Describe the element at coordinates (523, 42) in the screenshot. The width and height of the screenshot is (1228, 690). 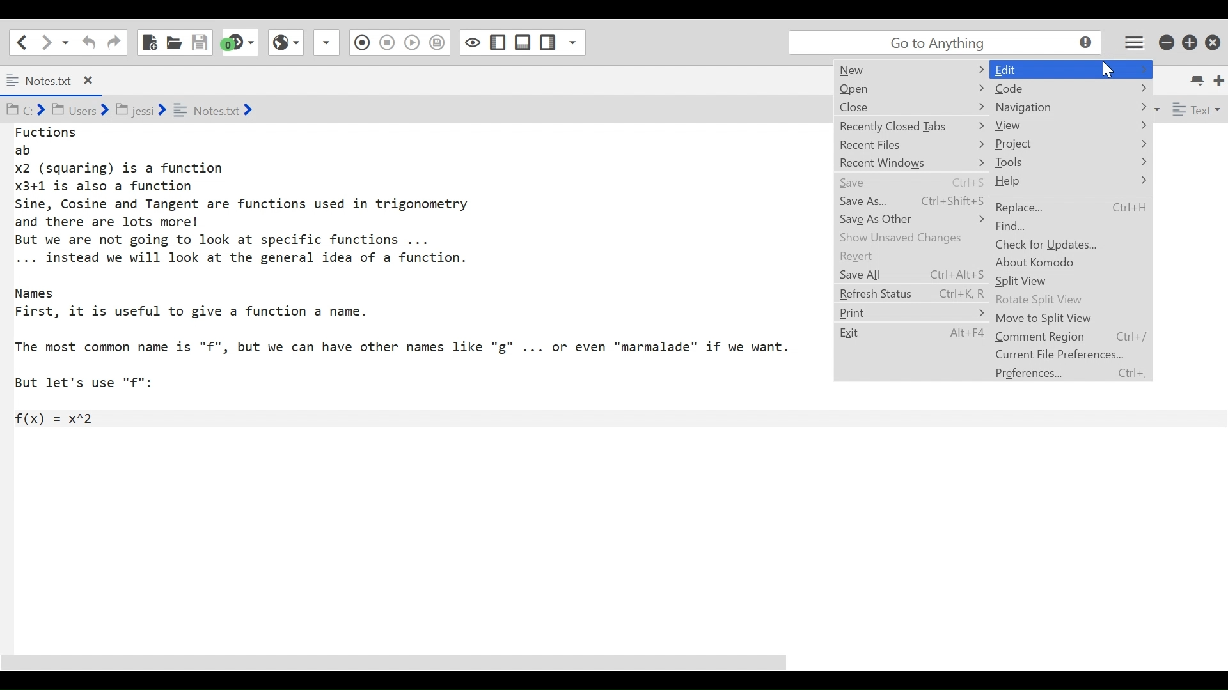
I see `Show/Hide Left Pane` at that location.